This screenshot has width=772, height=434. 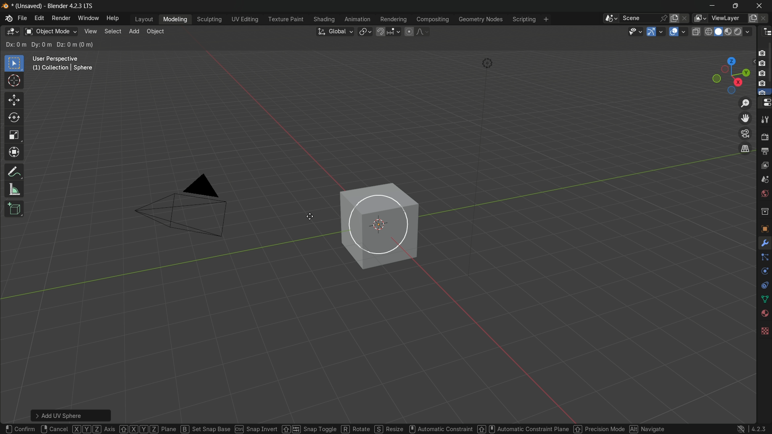 I want to click on Texture Properties, so click(x=765, y=330).